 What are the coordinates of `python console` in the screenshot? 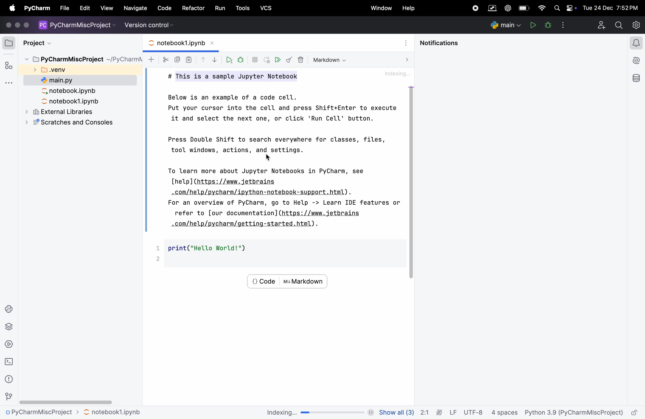 It's located at (9, 309).